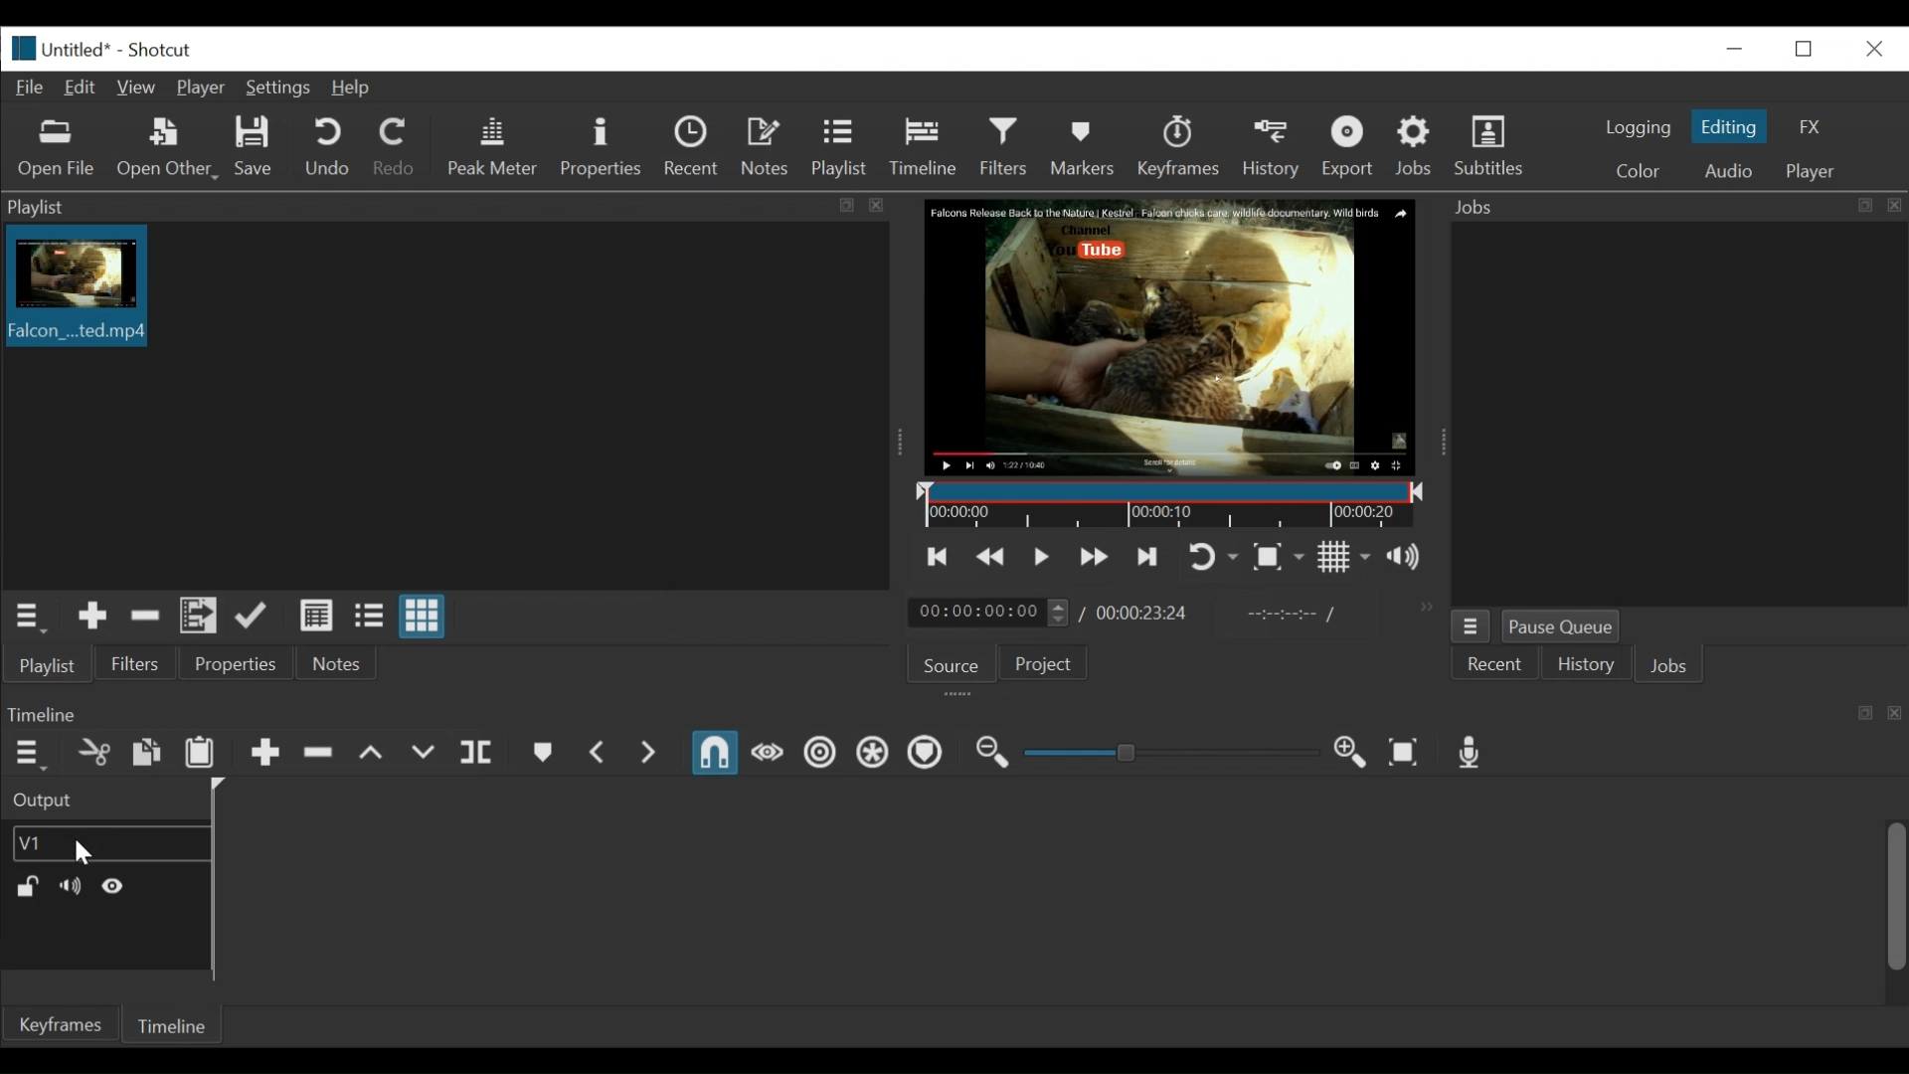 This screenshot has height=1074, width=1909. What do you see at coordinates (1171, 752) in the screenshot?
I see `Adjust Zoom Slider` at bounding box center [1171, 752].